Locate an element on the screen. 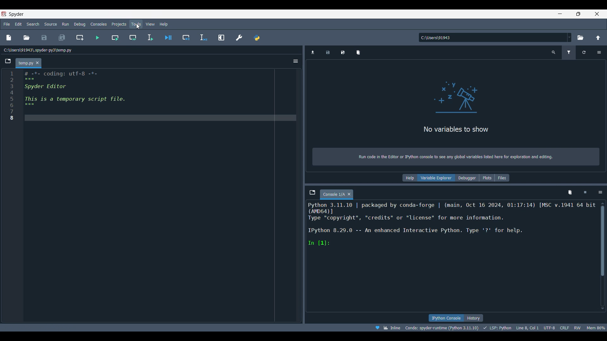 The image size is (607, 341). Software name is located at coordinates (16, 14).